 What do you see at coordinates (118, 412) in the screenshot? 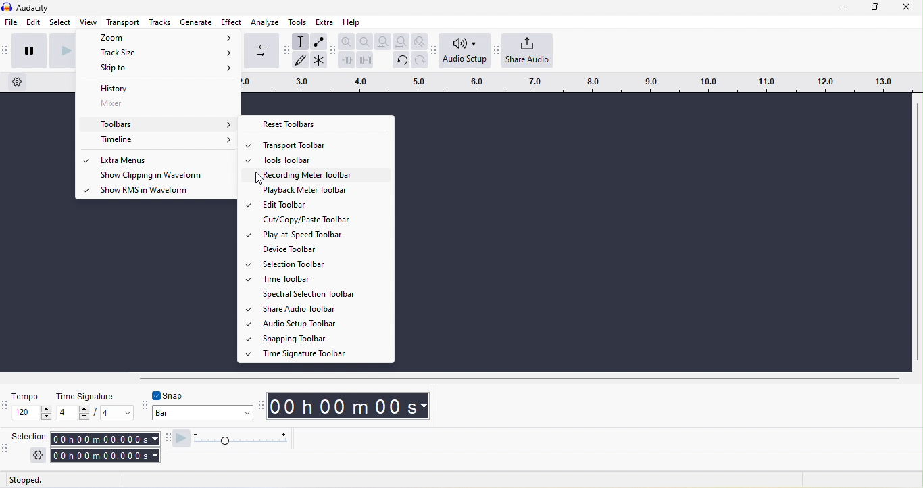
I see `set time signature` at bounding box center [118, 412].